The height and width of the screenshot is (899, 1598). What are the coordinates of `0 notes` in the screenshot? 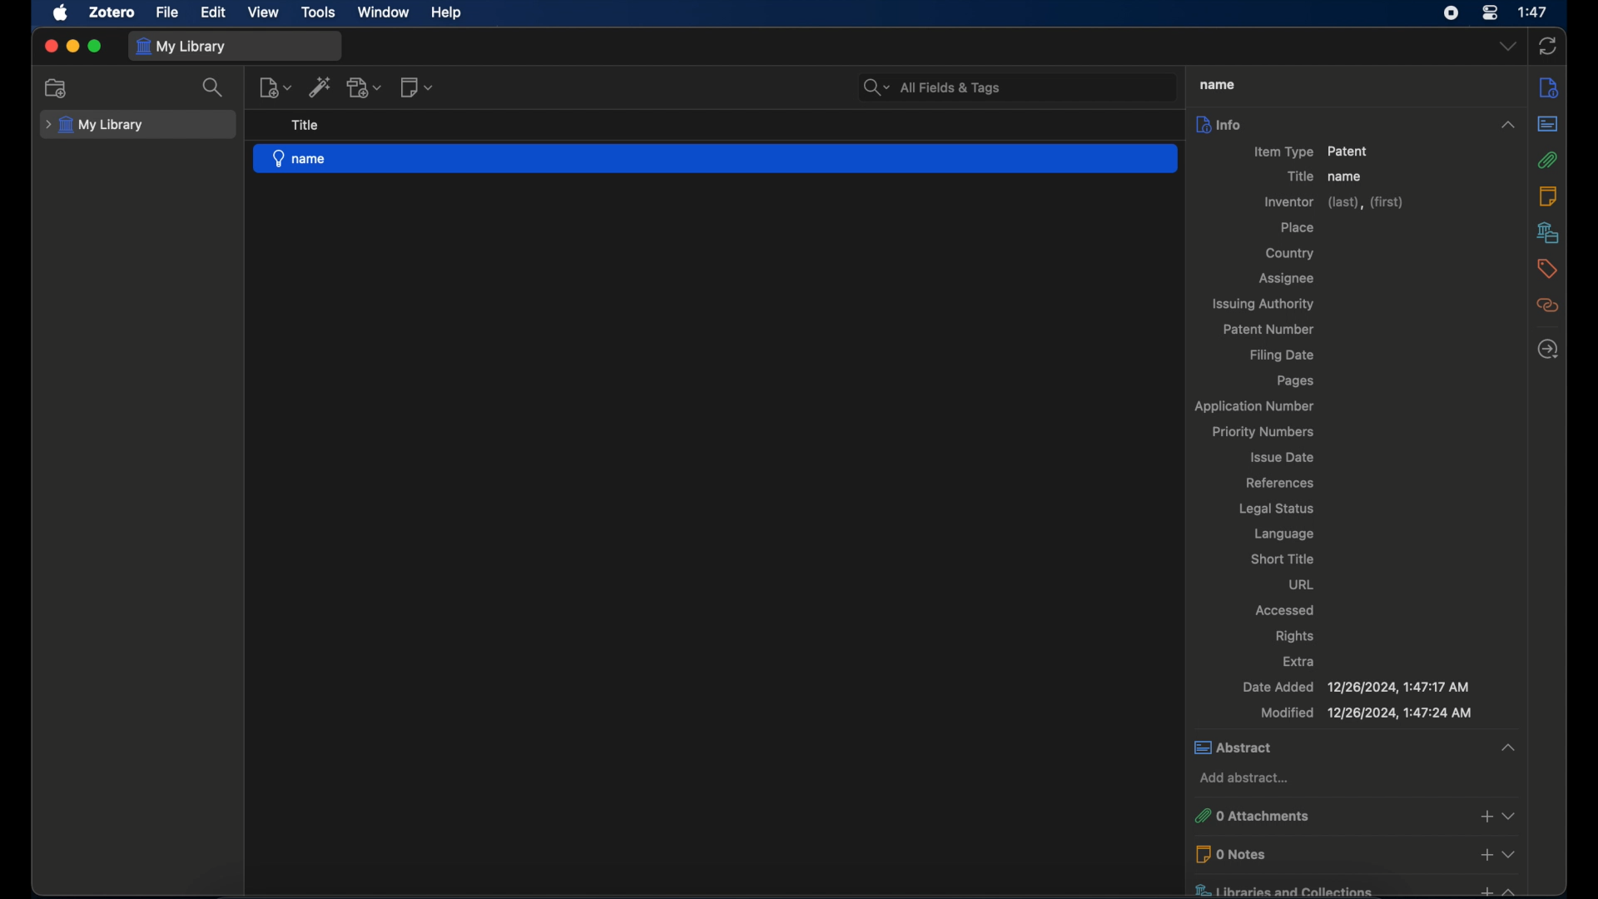 It's located at (1329, 853).